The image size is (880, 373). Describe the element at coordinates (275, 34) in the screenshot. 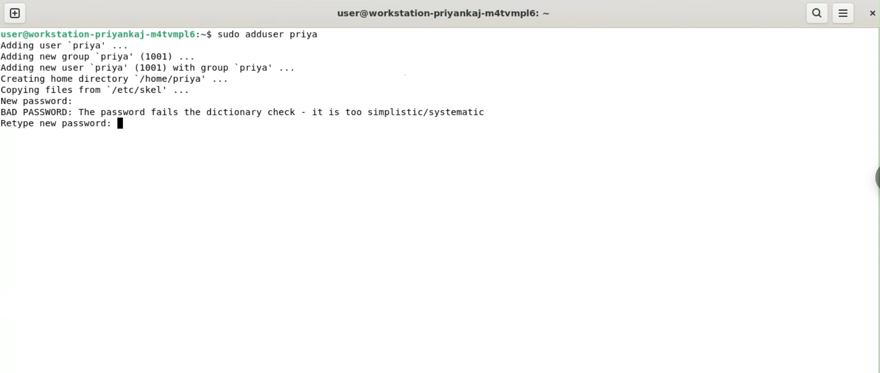

I see `sudo adduser priya` at that location.